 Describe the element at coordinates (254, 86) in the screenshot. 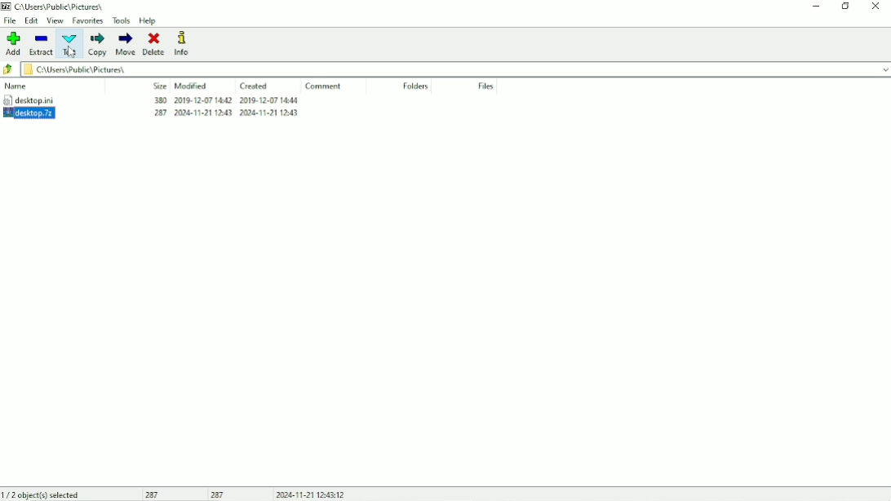

I see `Created` at that location.